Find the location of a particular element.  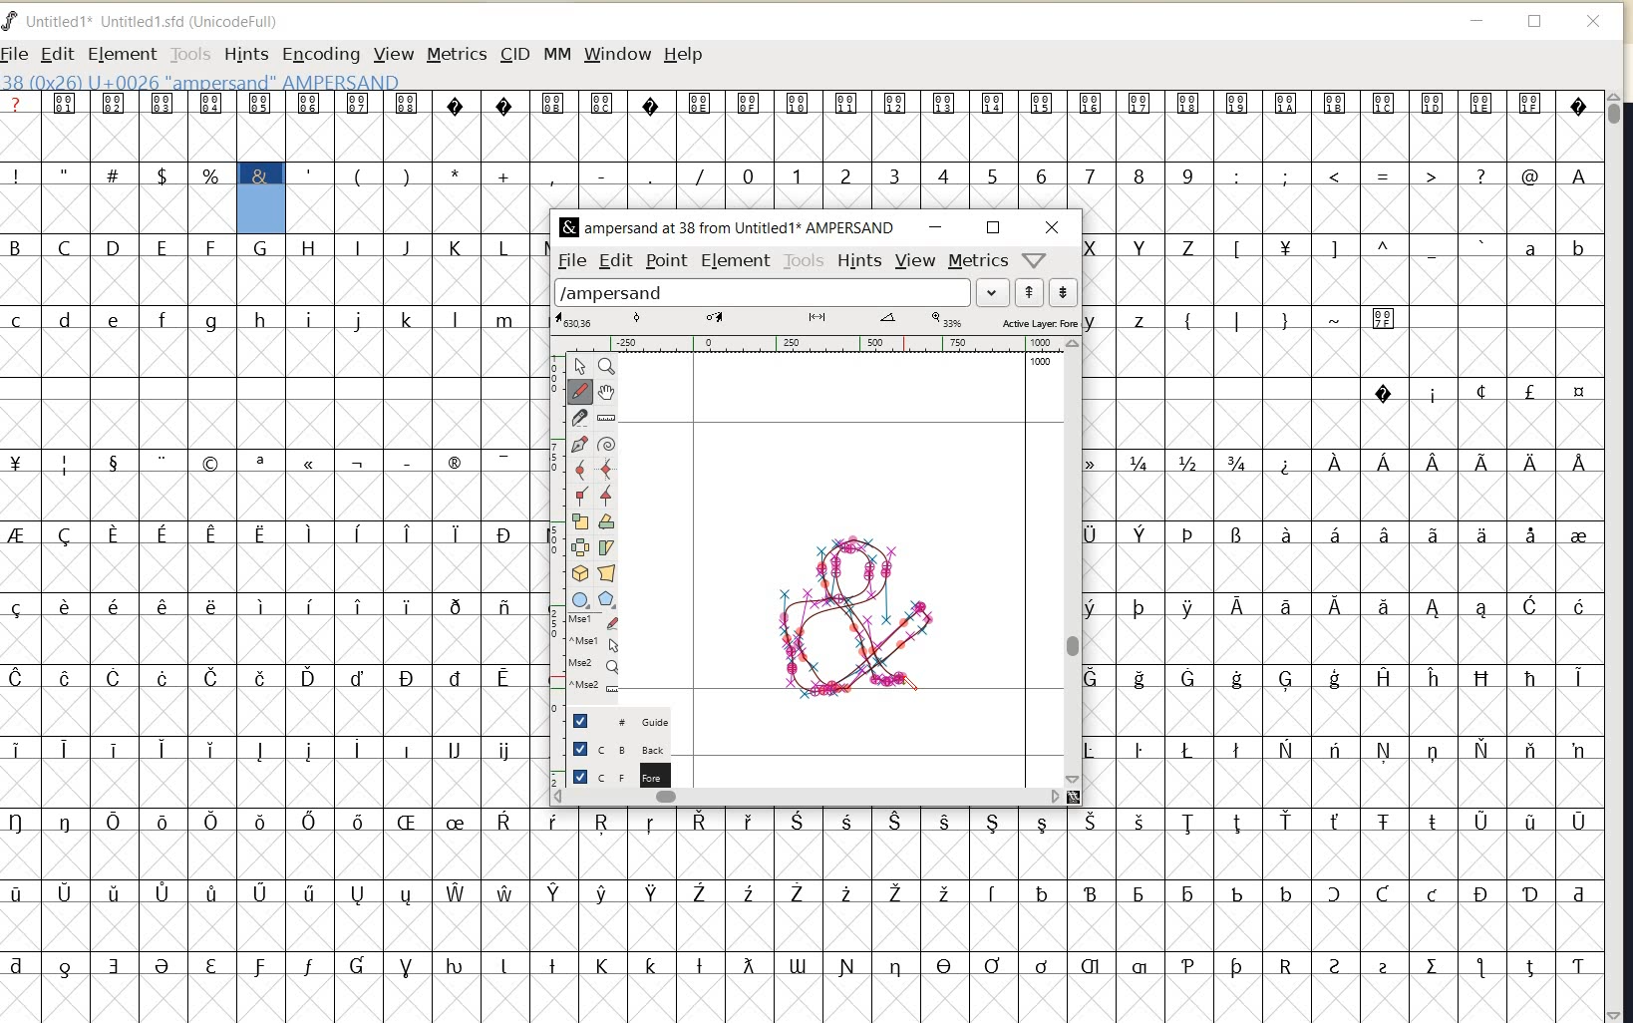

BACKGROUND is located at coordinates (609, 748).